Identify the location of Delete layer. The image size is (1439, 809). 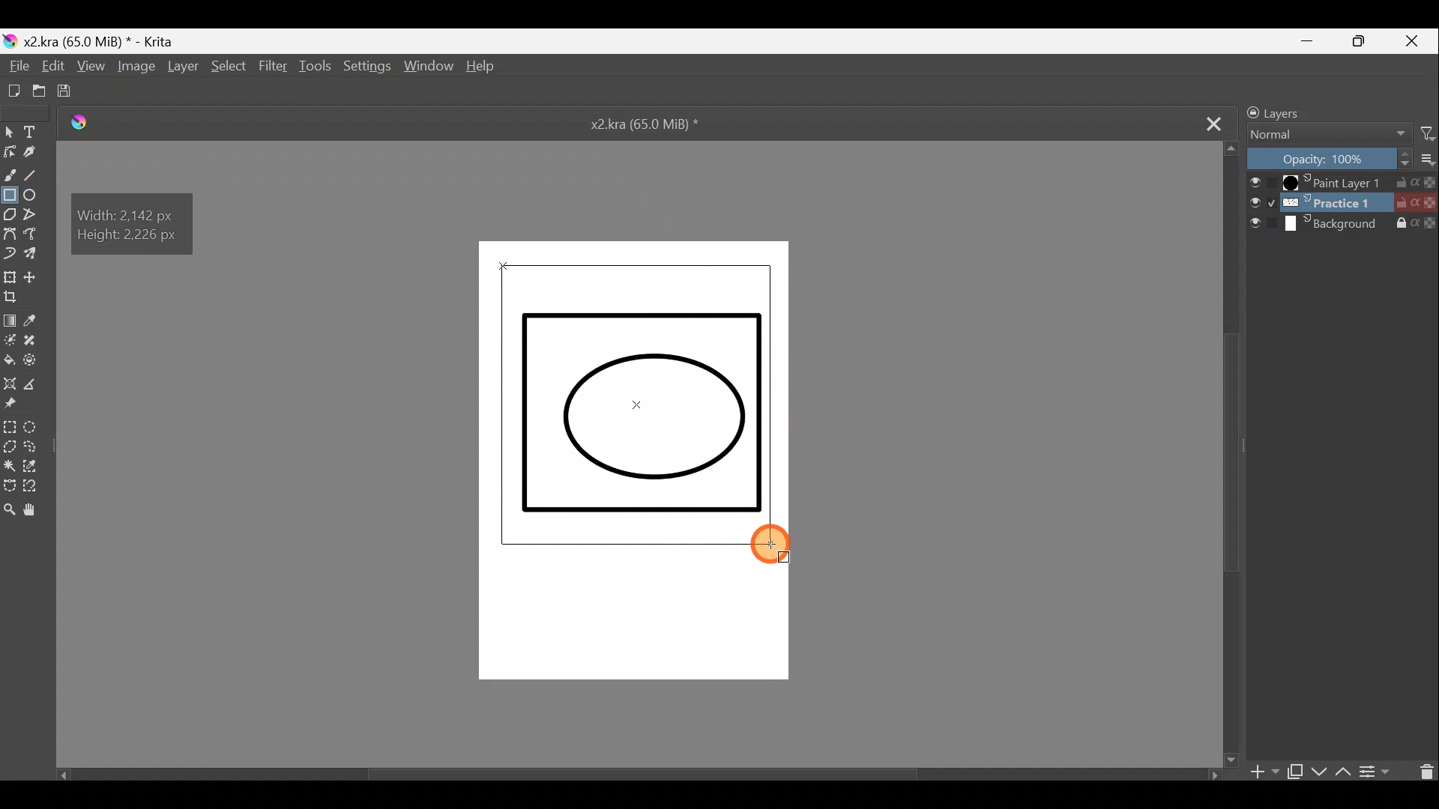
(1421, 773).